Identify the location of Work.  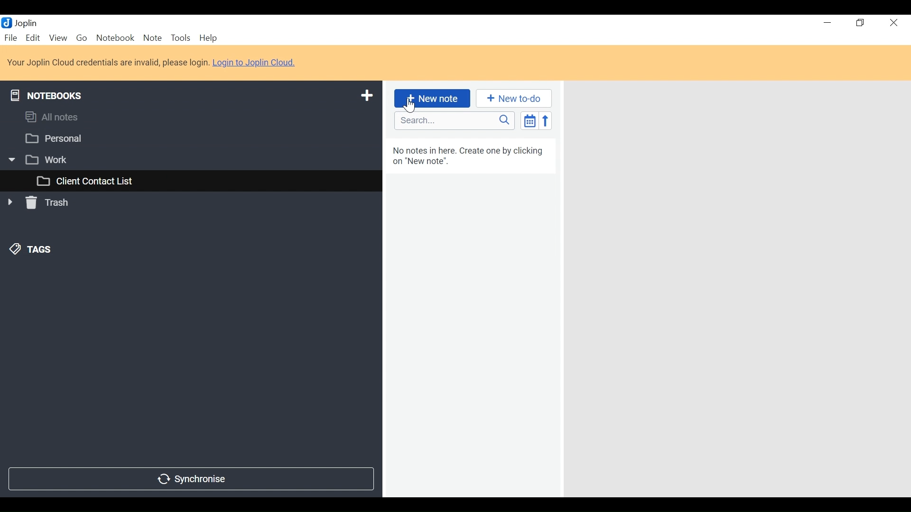
(185, 159).